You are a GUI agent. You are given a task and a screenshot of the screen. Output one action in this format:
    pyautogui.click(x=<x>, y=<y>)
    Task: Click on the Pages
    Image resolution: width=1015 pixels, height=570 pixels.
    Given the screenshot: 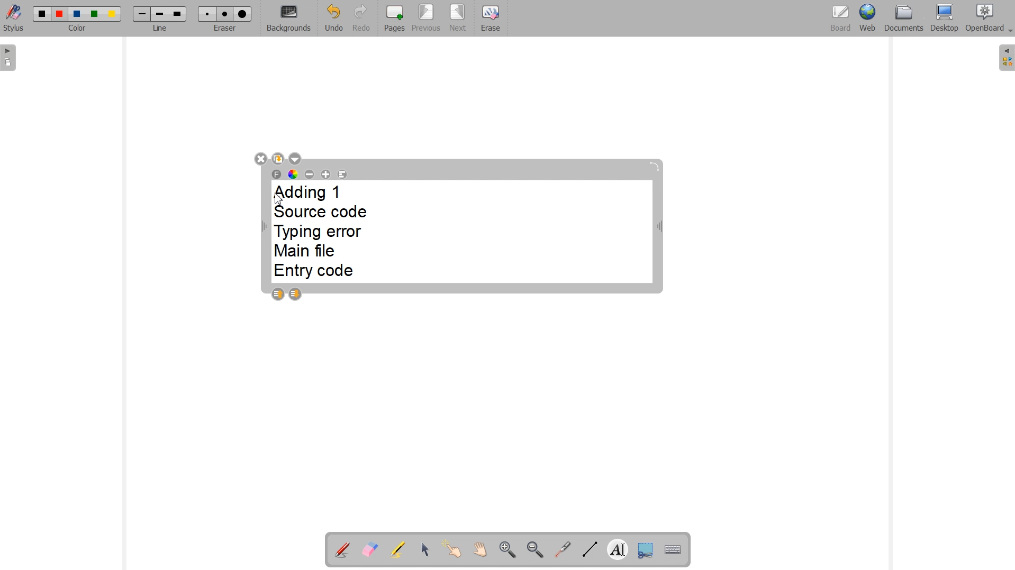 What is the action you would take?
    pyautogui.click(x=395, y=18)
    